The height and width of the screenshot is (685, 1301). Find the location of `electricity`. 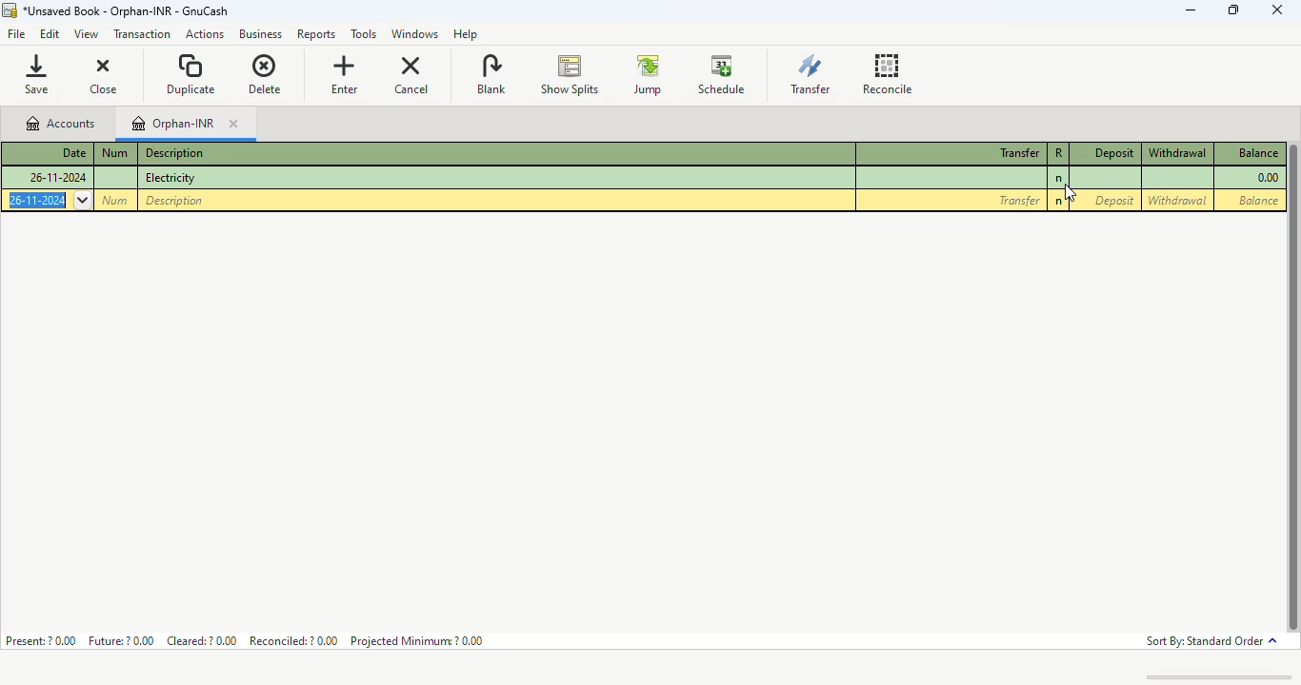

electricity is located at coordinates (170, 178).